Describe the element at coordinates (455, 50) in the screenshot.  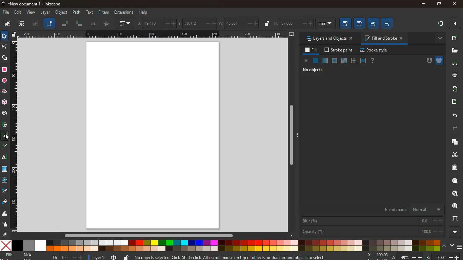
I see `files` at that location.